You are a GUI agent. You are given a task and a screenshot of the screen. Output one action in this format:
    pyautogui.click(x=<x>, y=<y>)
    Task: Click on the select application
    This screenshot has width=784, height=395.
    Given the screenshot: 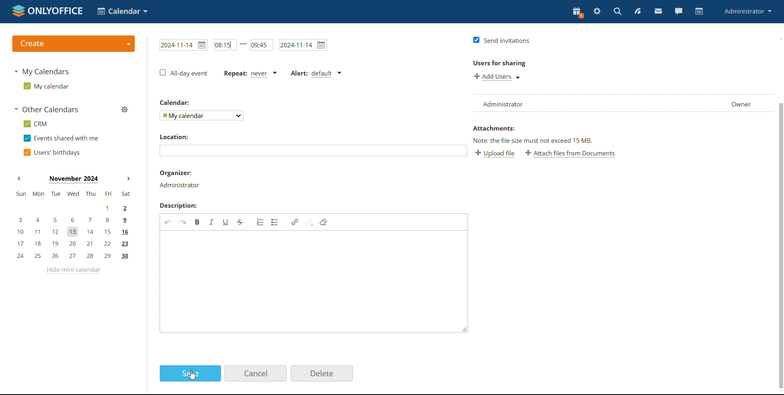 What is the action you would take?
    pyautogui.click(x=123, y=11)
    